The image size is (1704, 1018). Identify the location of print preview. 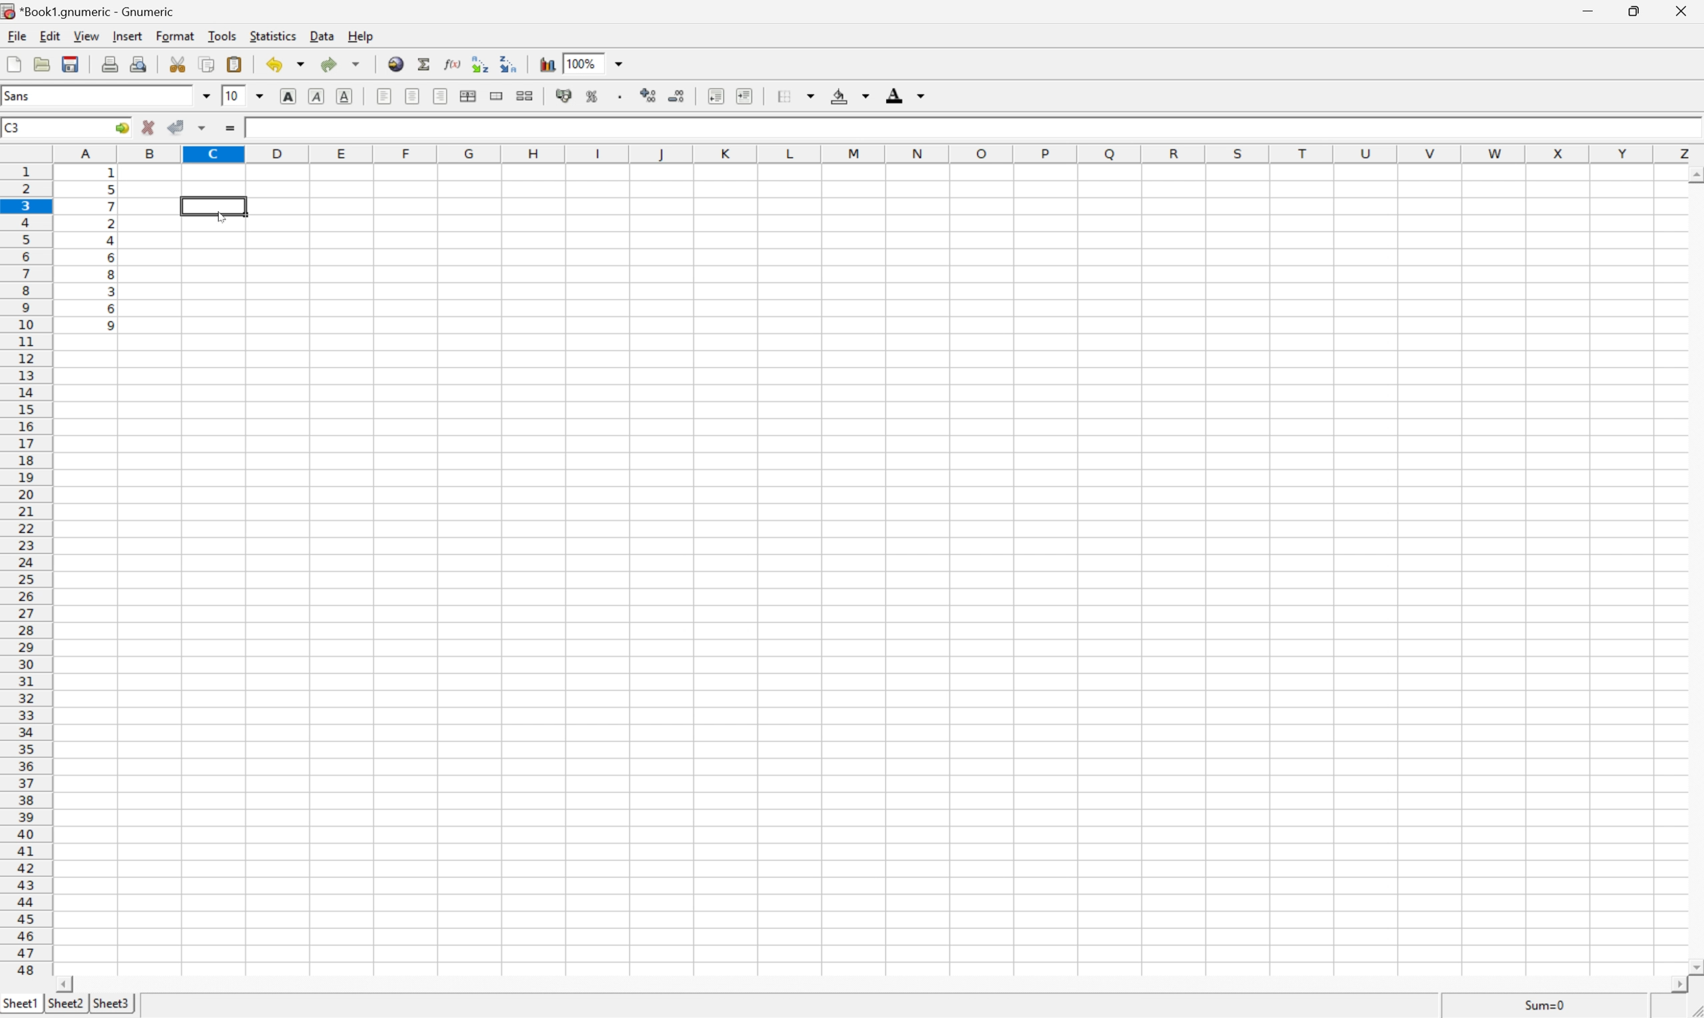
(137, 62).